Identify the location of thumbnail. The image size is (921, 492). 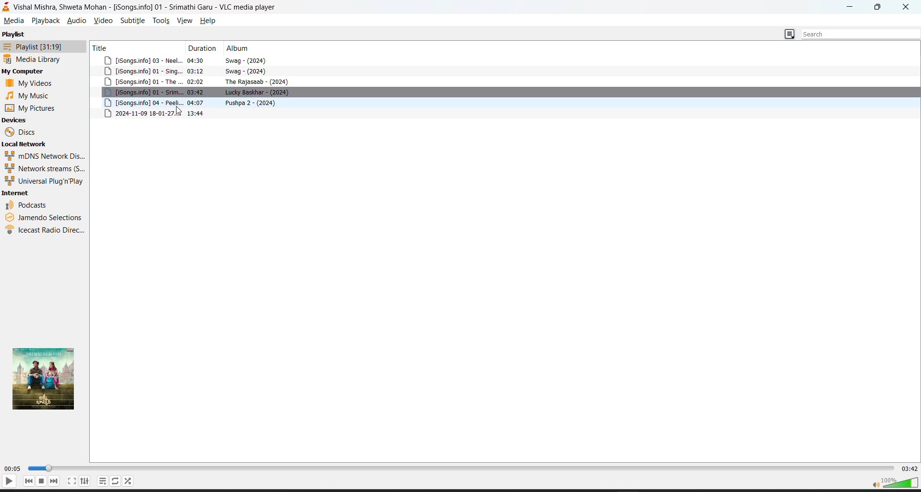
(44, 379).